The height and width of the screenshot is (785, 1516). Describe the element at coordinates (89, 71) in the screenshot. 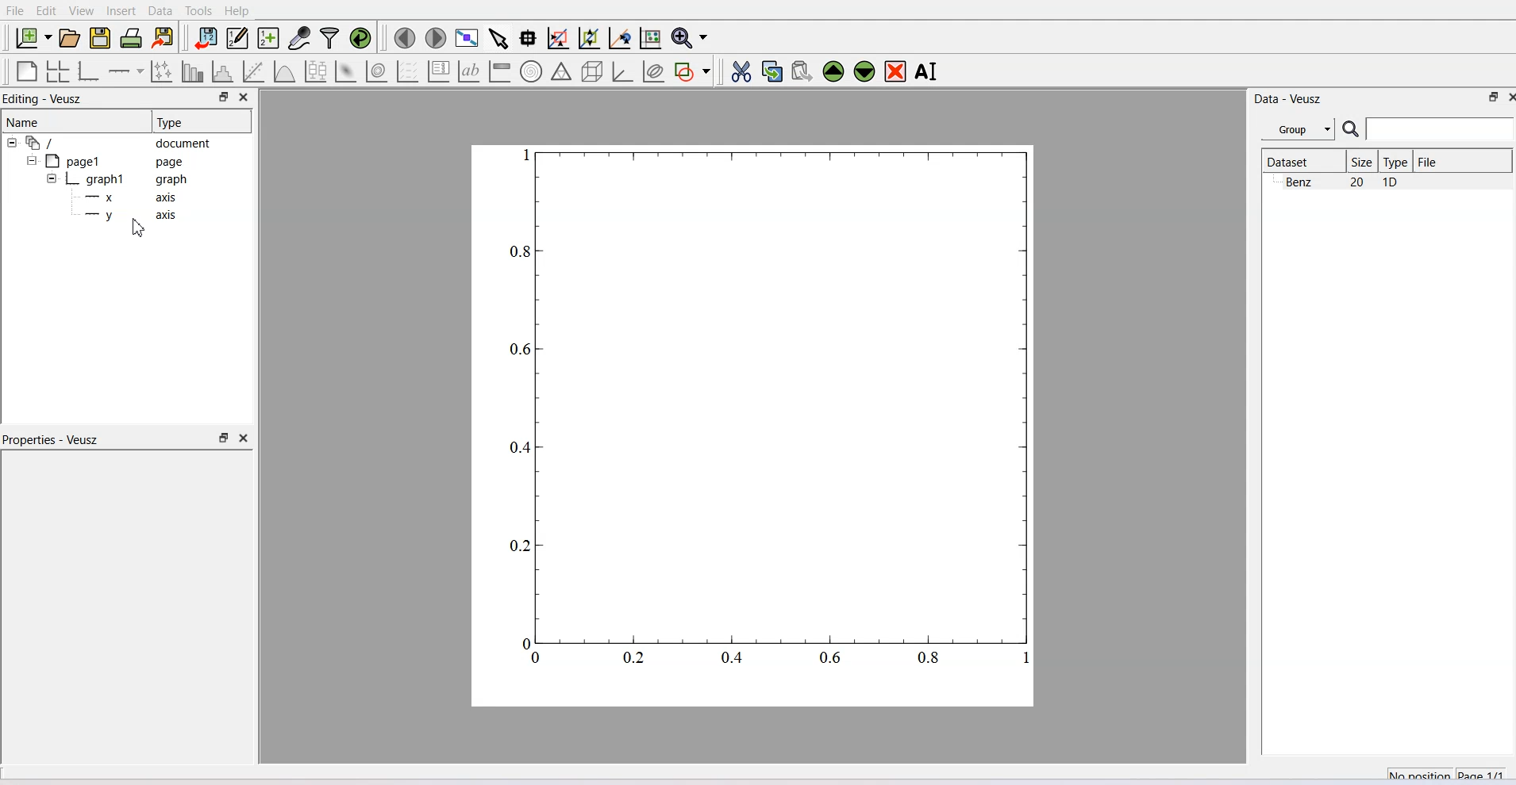

I see `Base Graph` at that location.